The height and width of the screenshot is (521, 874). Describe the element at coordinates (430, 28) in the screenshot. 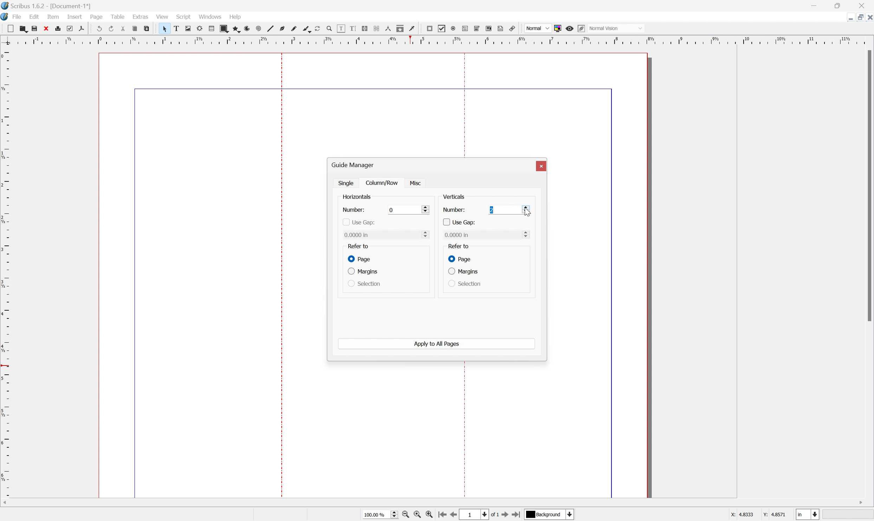

I see `pdf push button` at that location.